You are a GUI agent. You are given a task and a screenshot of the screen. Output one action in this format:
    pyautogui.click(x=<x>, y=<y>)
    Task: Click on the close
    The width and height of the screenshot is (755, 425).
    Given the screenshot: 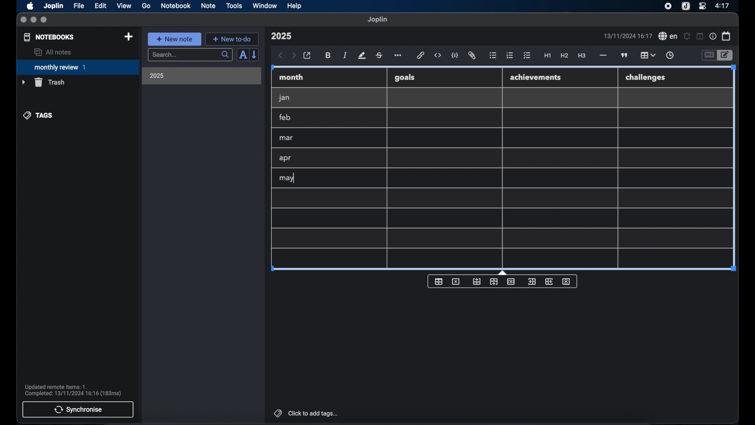 What is the action you would take?
    pyautogui.click(x=23, y=20)
    